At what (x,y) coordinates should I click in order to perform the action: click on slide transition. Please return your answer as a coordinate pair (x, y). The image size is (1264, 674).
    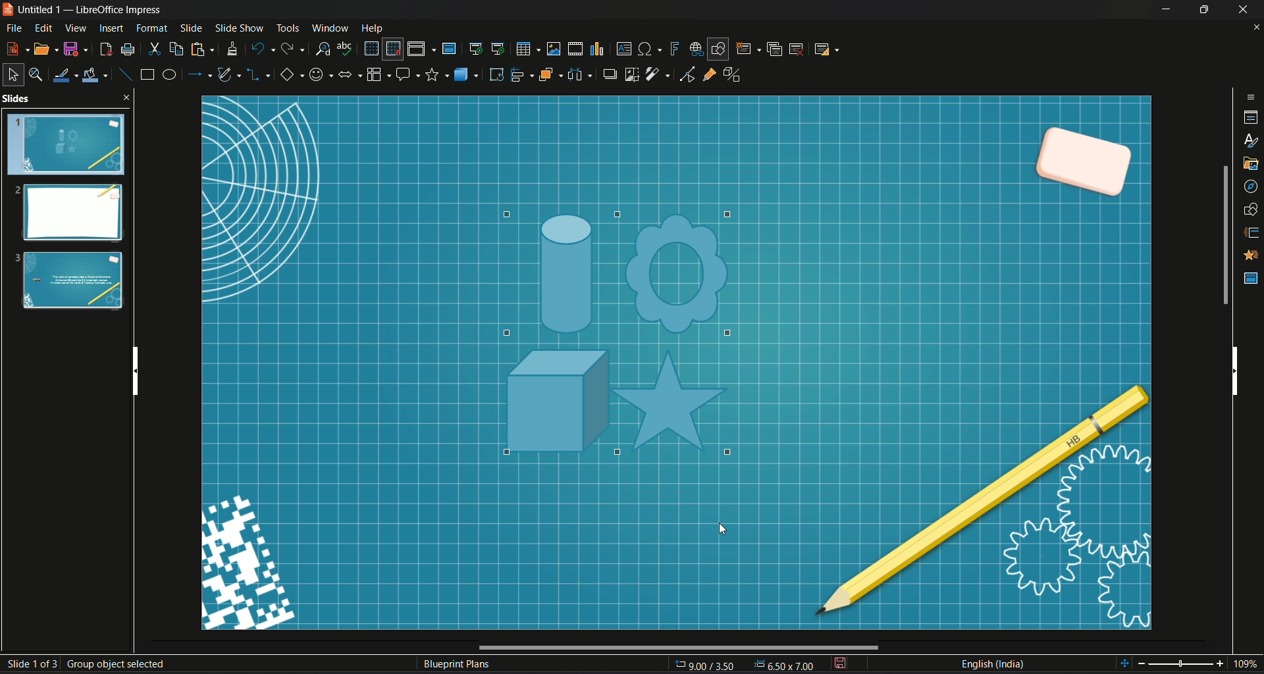
    Looking at the image, I should click on (1252, 234).